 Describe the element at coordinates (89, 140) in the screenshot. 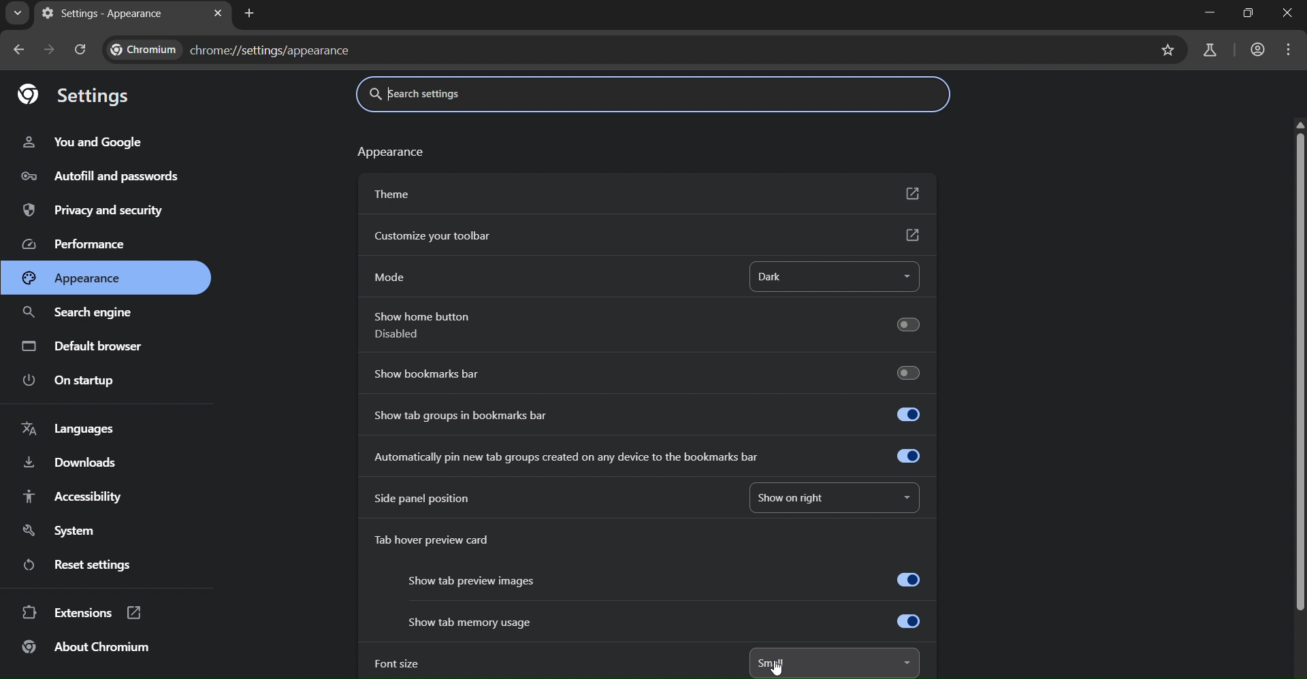

I see `you & google` at that location.